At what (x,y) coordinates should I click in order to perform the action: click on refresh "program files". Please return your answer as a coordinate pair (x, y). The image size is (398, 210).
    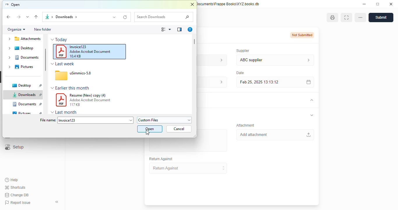
    Looking at the image, I should click on (126, 17).